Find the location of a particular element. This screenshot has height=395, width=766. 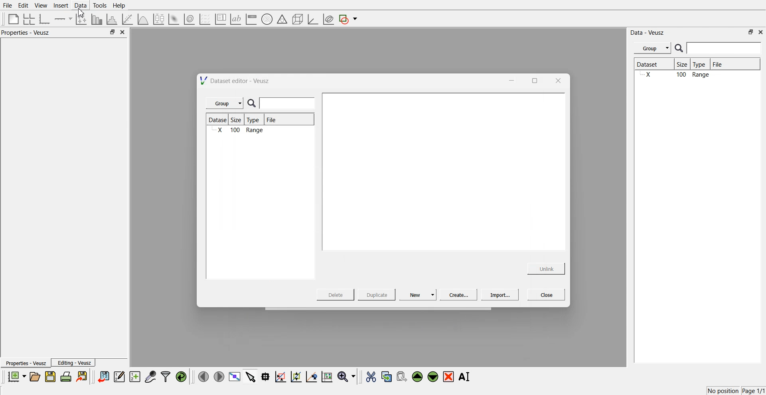

No position is located at coordinates (724, 390).